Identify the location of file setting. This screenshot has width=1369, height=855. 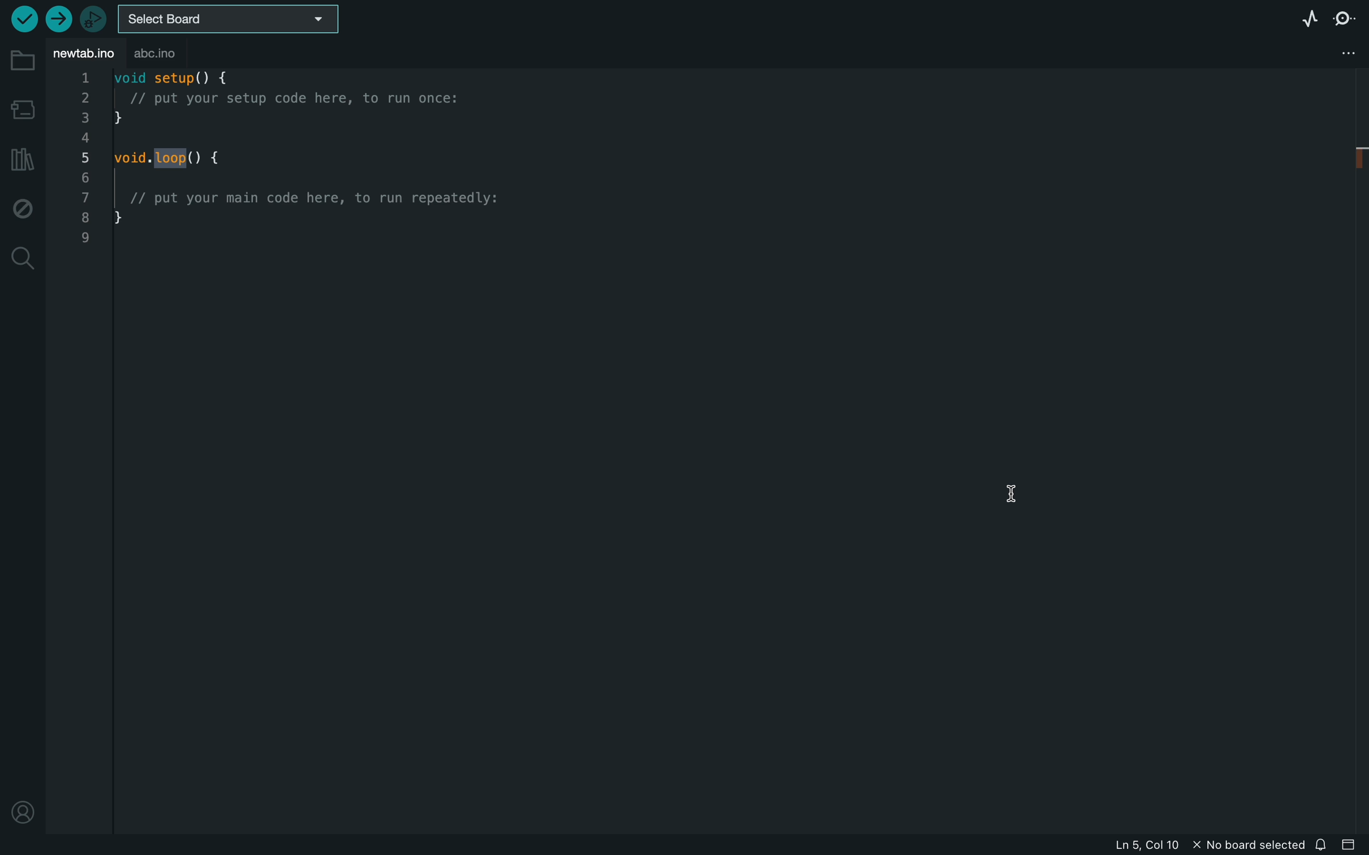
(1338, 52).